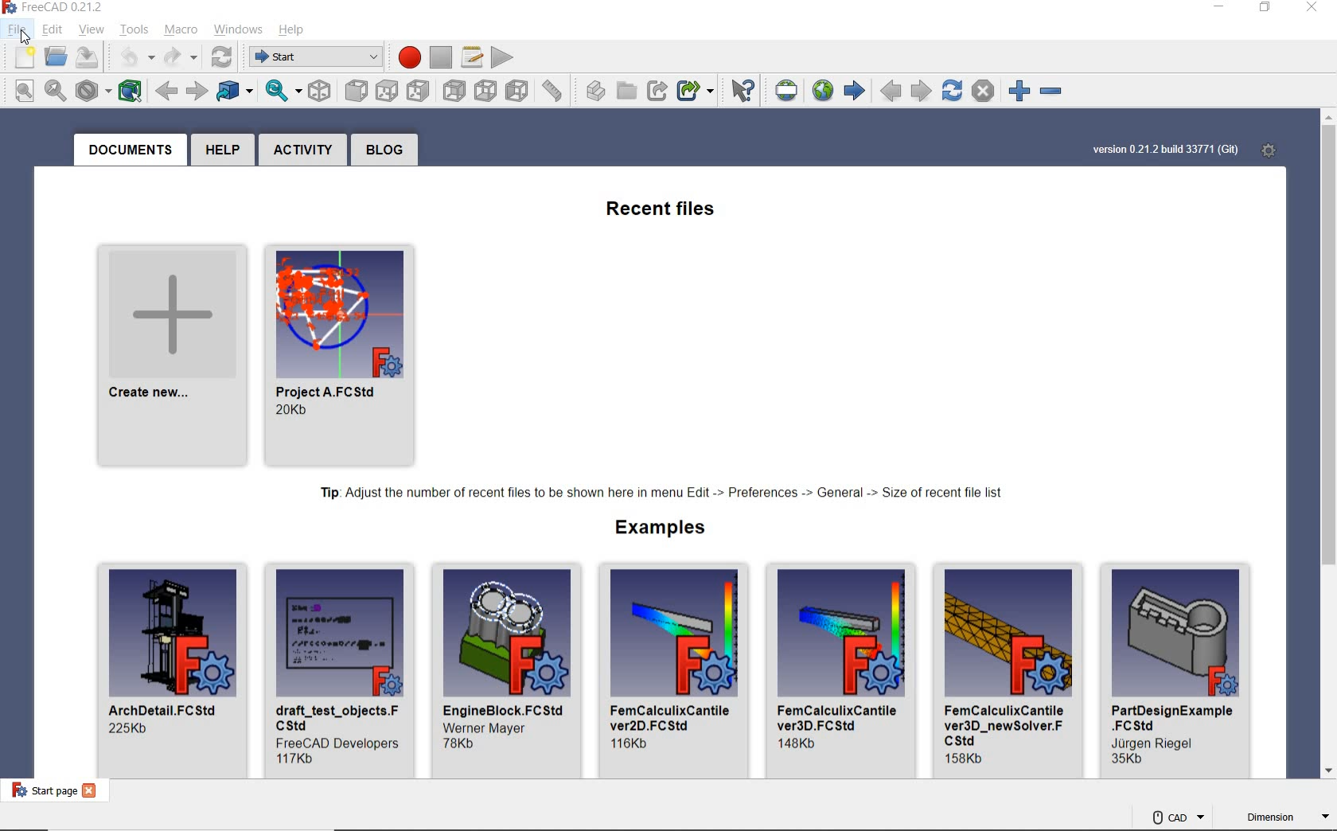  What do you see at coordinates (89, 29) in the screenshot?
I see `VIEW` at bounding box center [89, 29].